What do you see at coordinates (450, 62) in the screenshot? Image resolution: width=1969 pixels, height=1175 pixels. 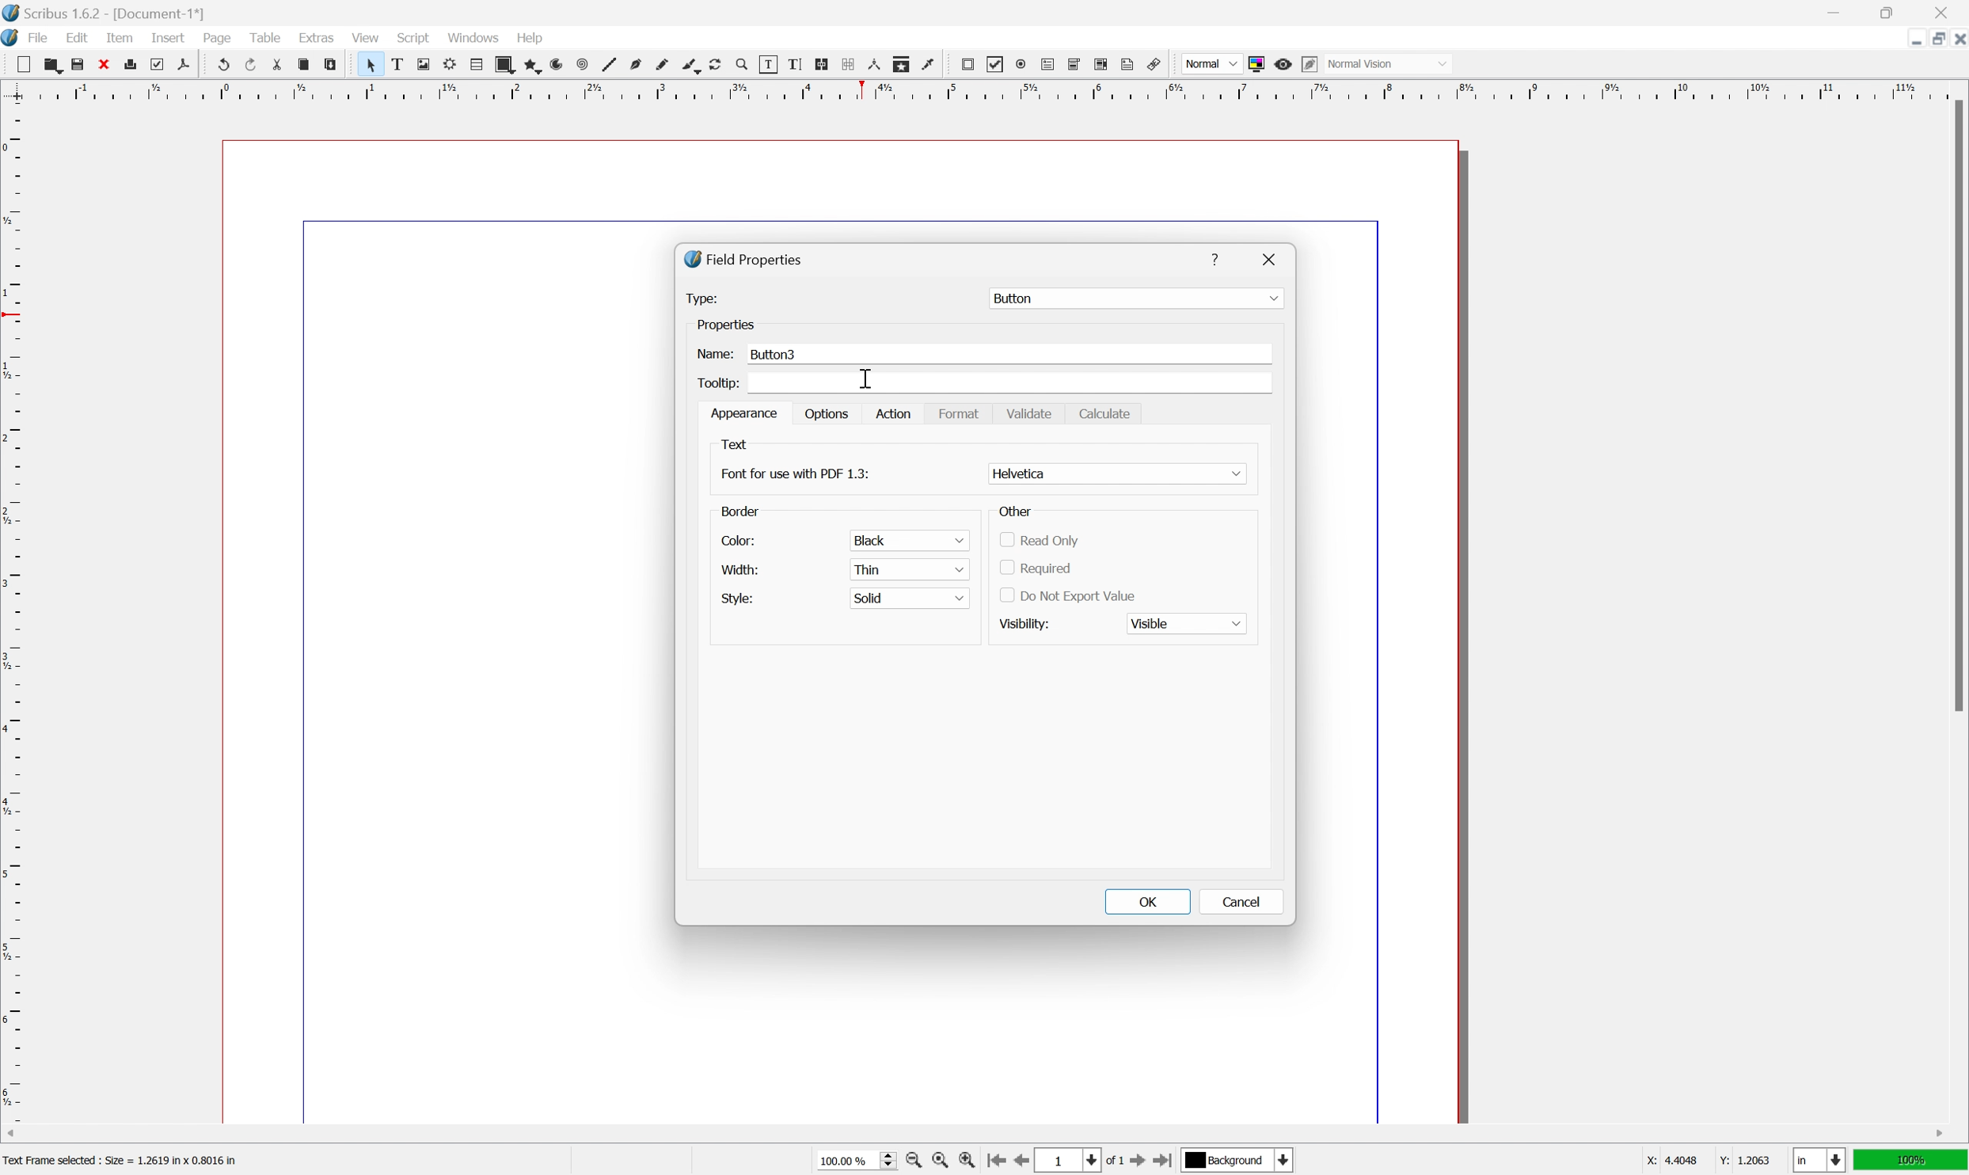 I see `render frame` at bounding box center [450, 62].